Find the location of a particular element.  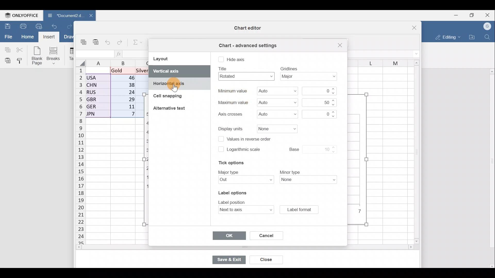

Find is located at coordinates (488, 37).